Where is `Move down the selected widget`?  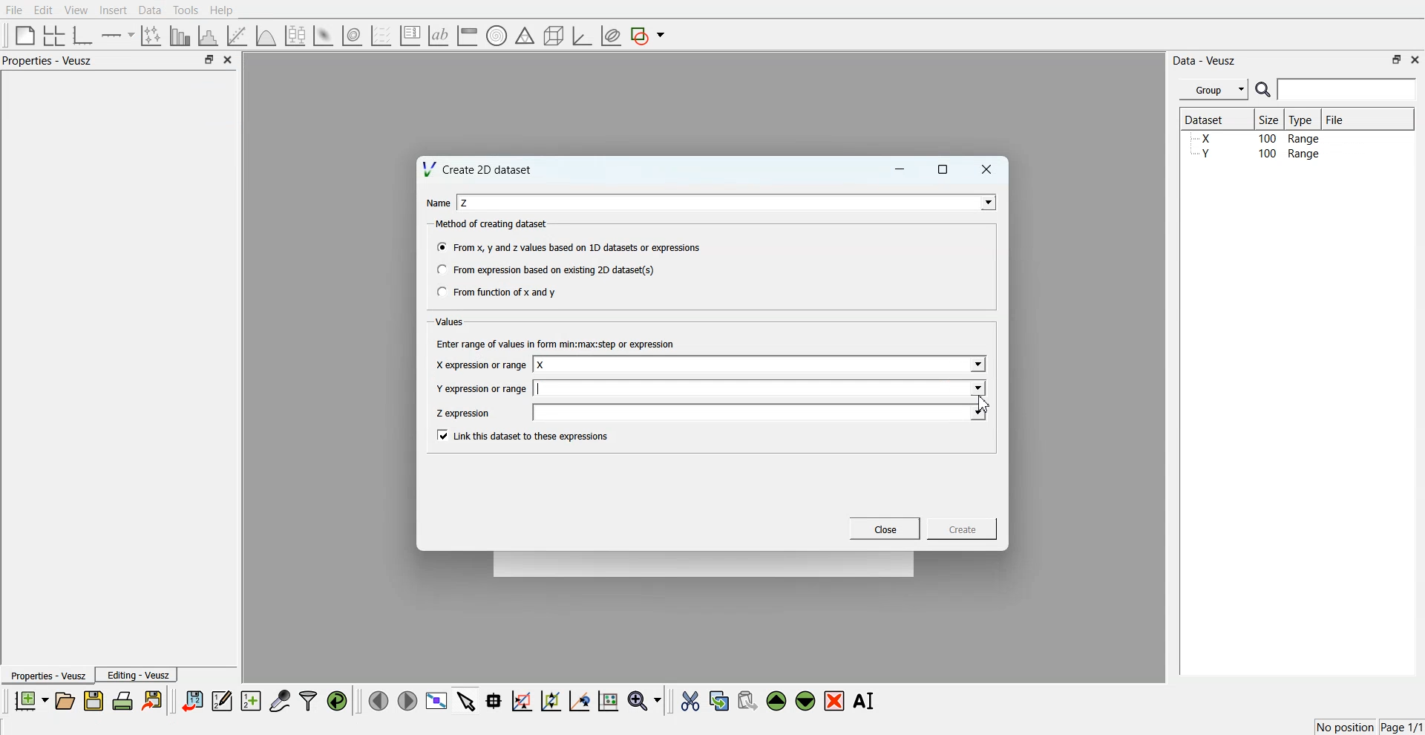
Move down the selected widget is located at coordinates (806, 701).